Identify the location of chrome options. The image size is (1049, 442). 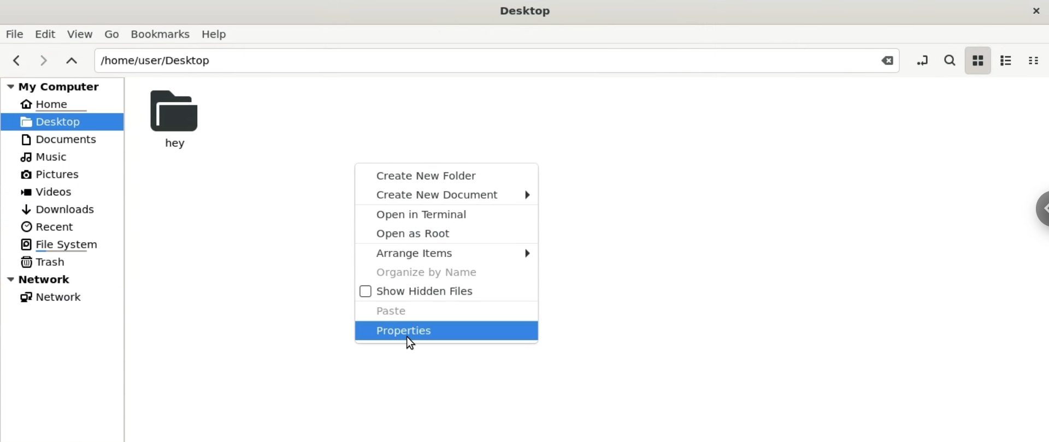
(1042, 210).